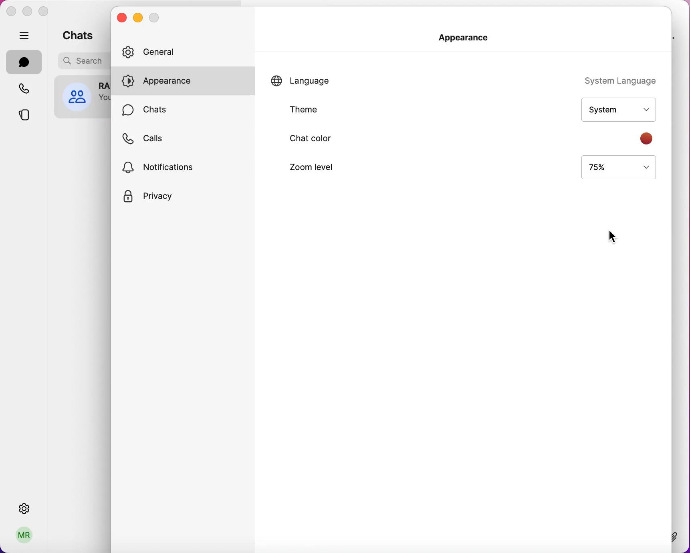  Describe the element at coordinates (176, 166) in the screenshot. I see `notifications` at that location.